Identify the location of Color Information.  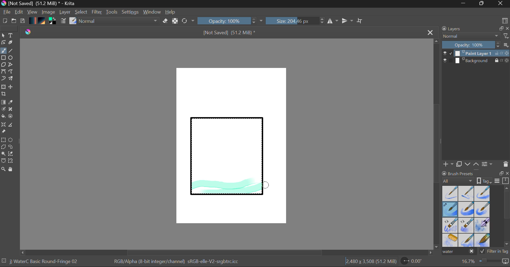
(176, 262).